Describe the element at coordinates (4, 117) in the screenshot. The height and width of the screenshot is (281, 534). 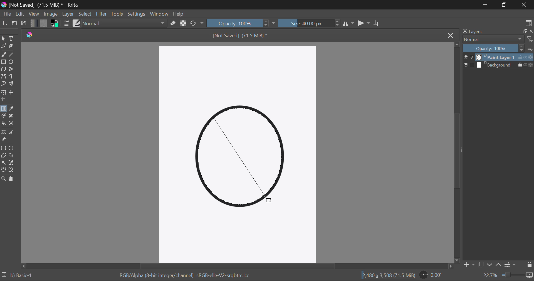
I see `Colorize Mask Tool` at that location.